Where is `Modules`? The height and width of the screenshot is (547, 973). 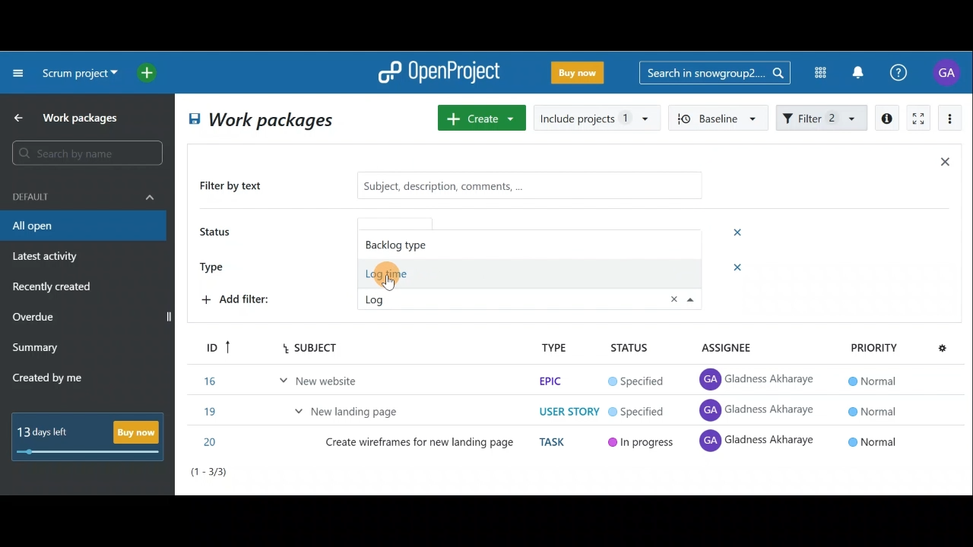
Modules is located at coordinates (816, 73).